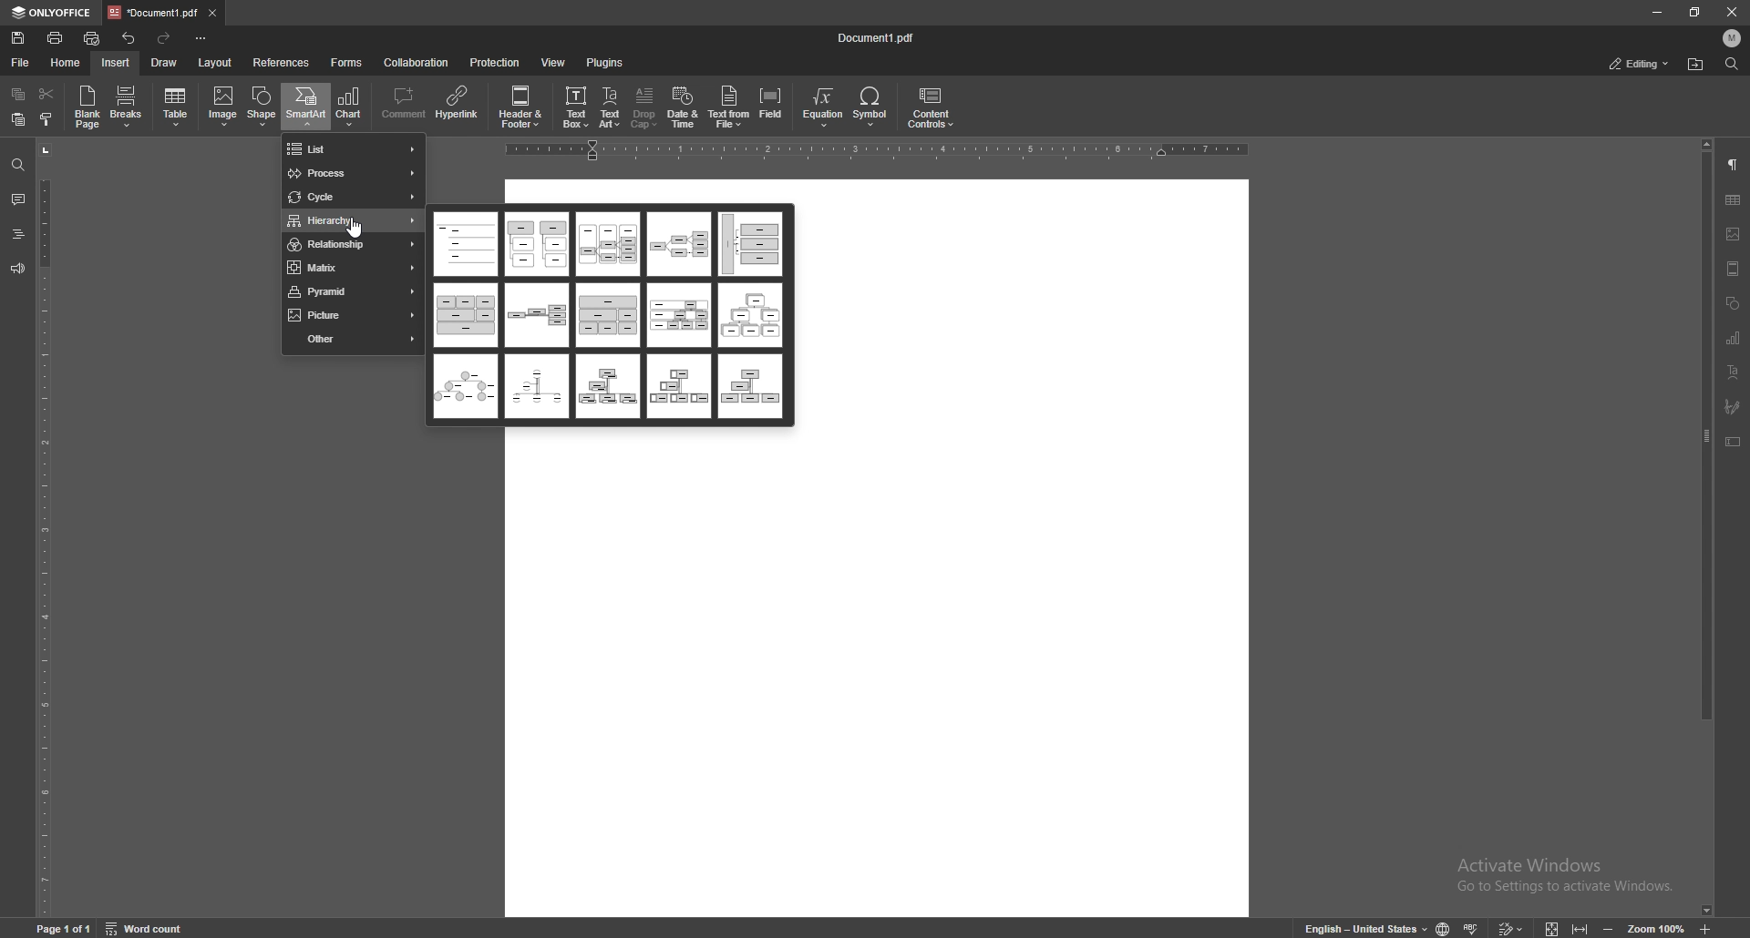 This screenshot has width=1750, height=938. I want to click on hierarchy smart art, so click(464, 315).